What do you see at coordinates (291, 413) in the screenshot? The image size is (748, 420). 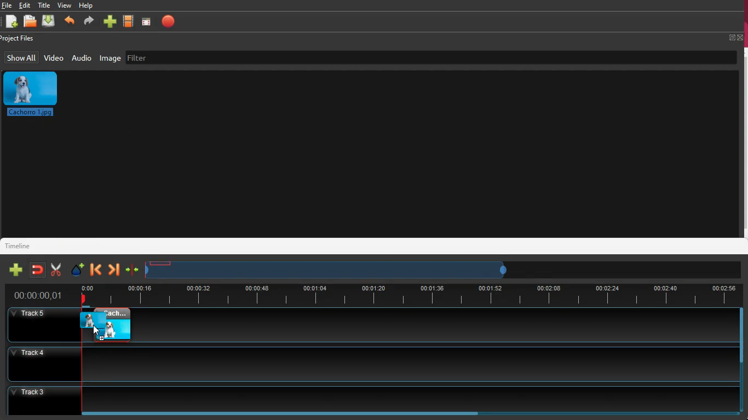 I see `Horizontal scroll bar` at bounding box center [291, 413].